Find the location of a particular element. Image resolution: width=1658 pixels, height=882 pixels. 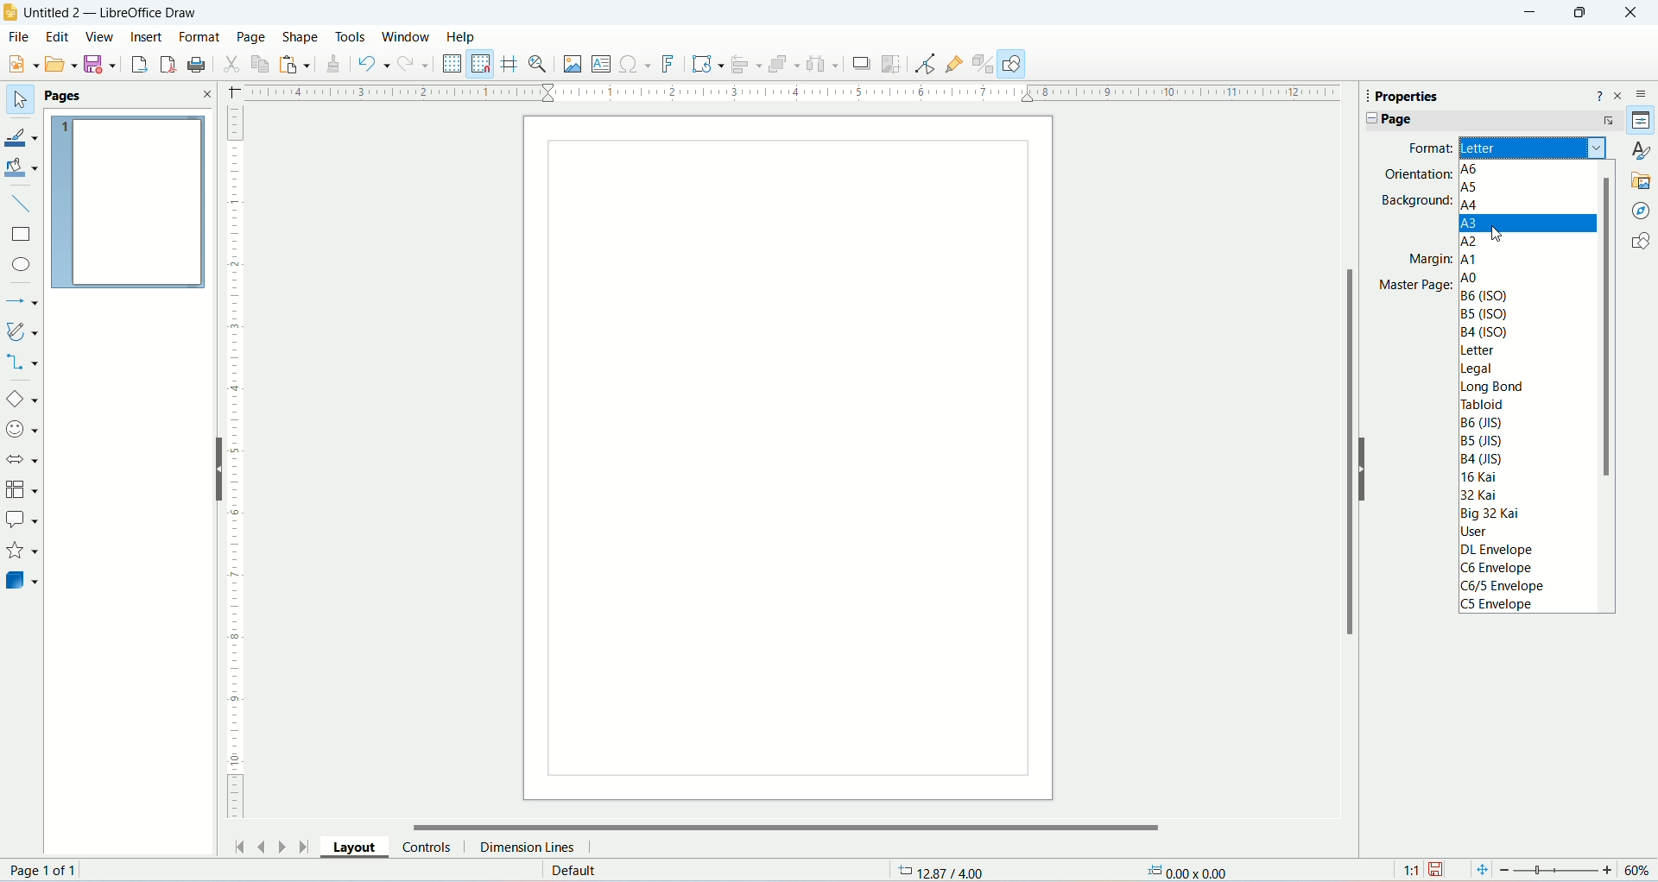

copy is located at coordinates (262, 65).